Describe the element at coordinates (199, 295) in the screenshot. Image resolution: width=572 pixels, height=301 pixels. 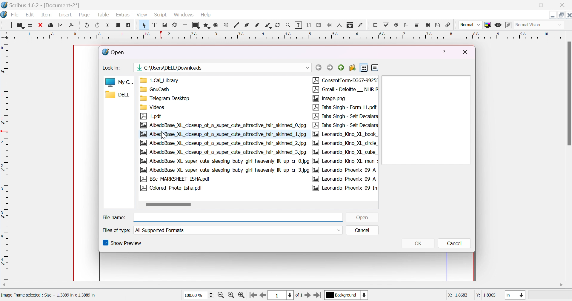
I see `100.00%` at that location.